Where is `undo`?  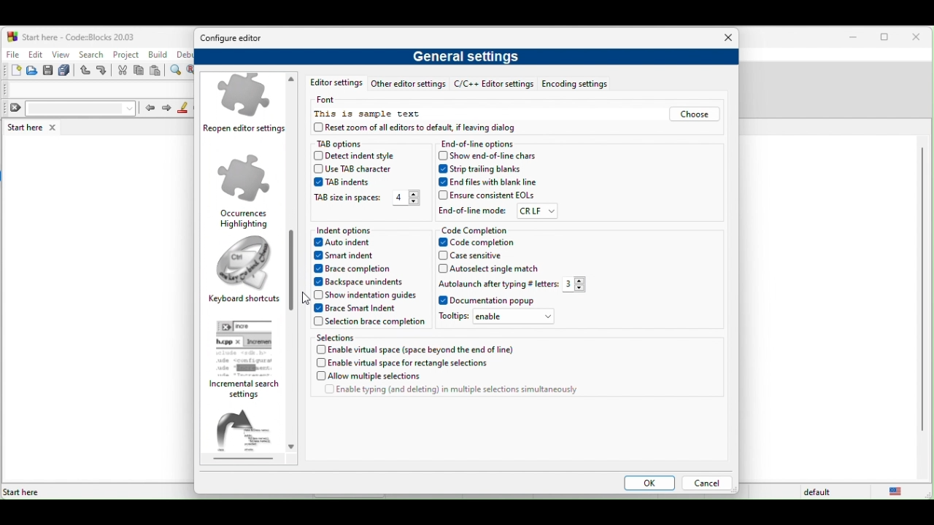 undo is located at coordinates (86, 71).